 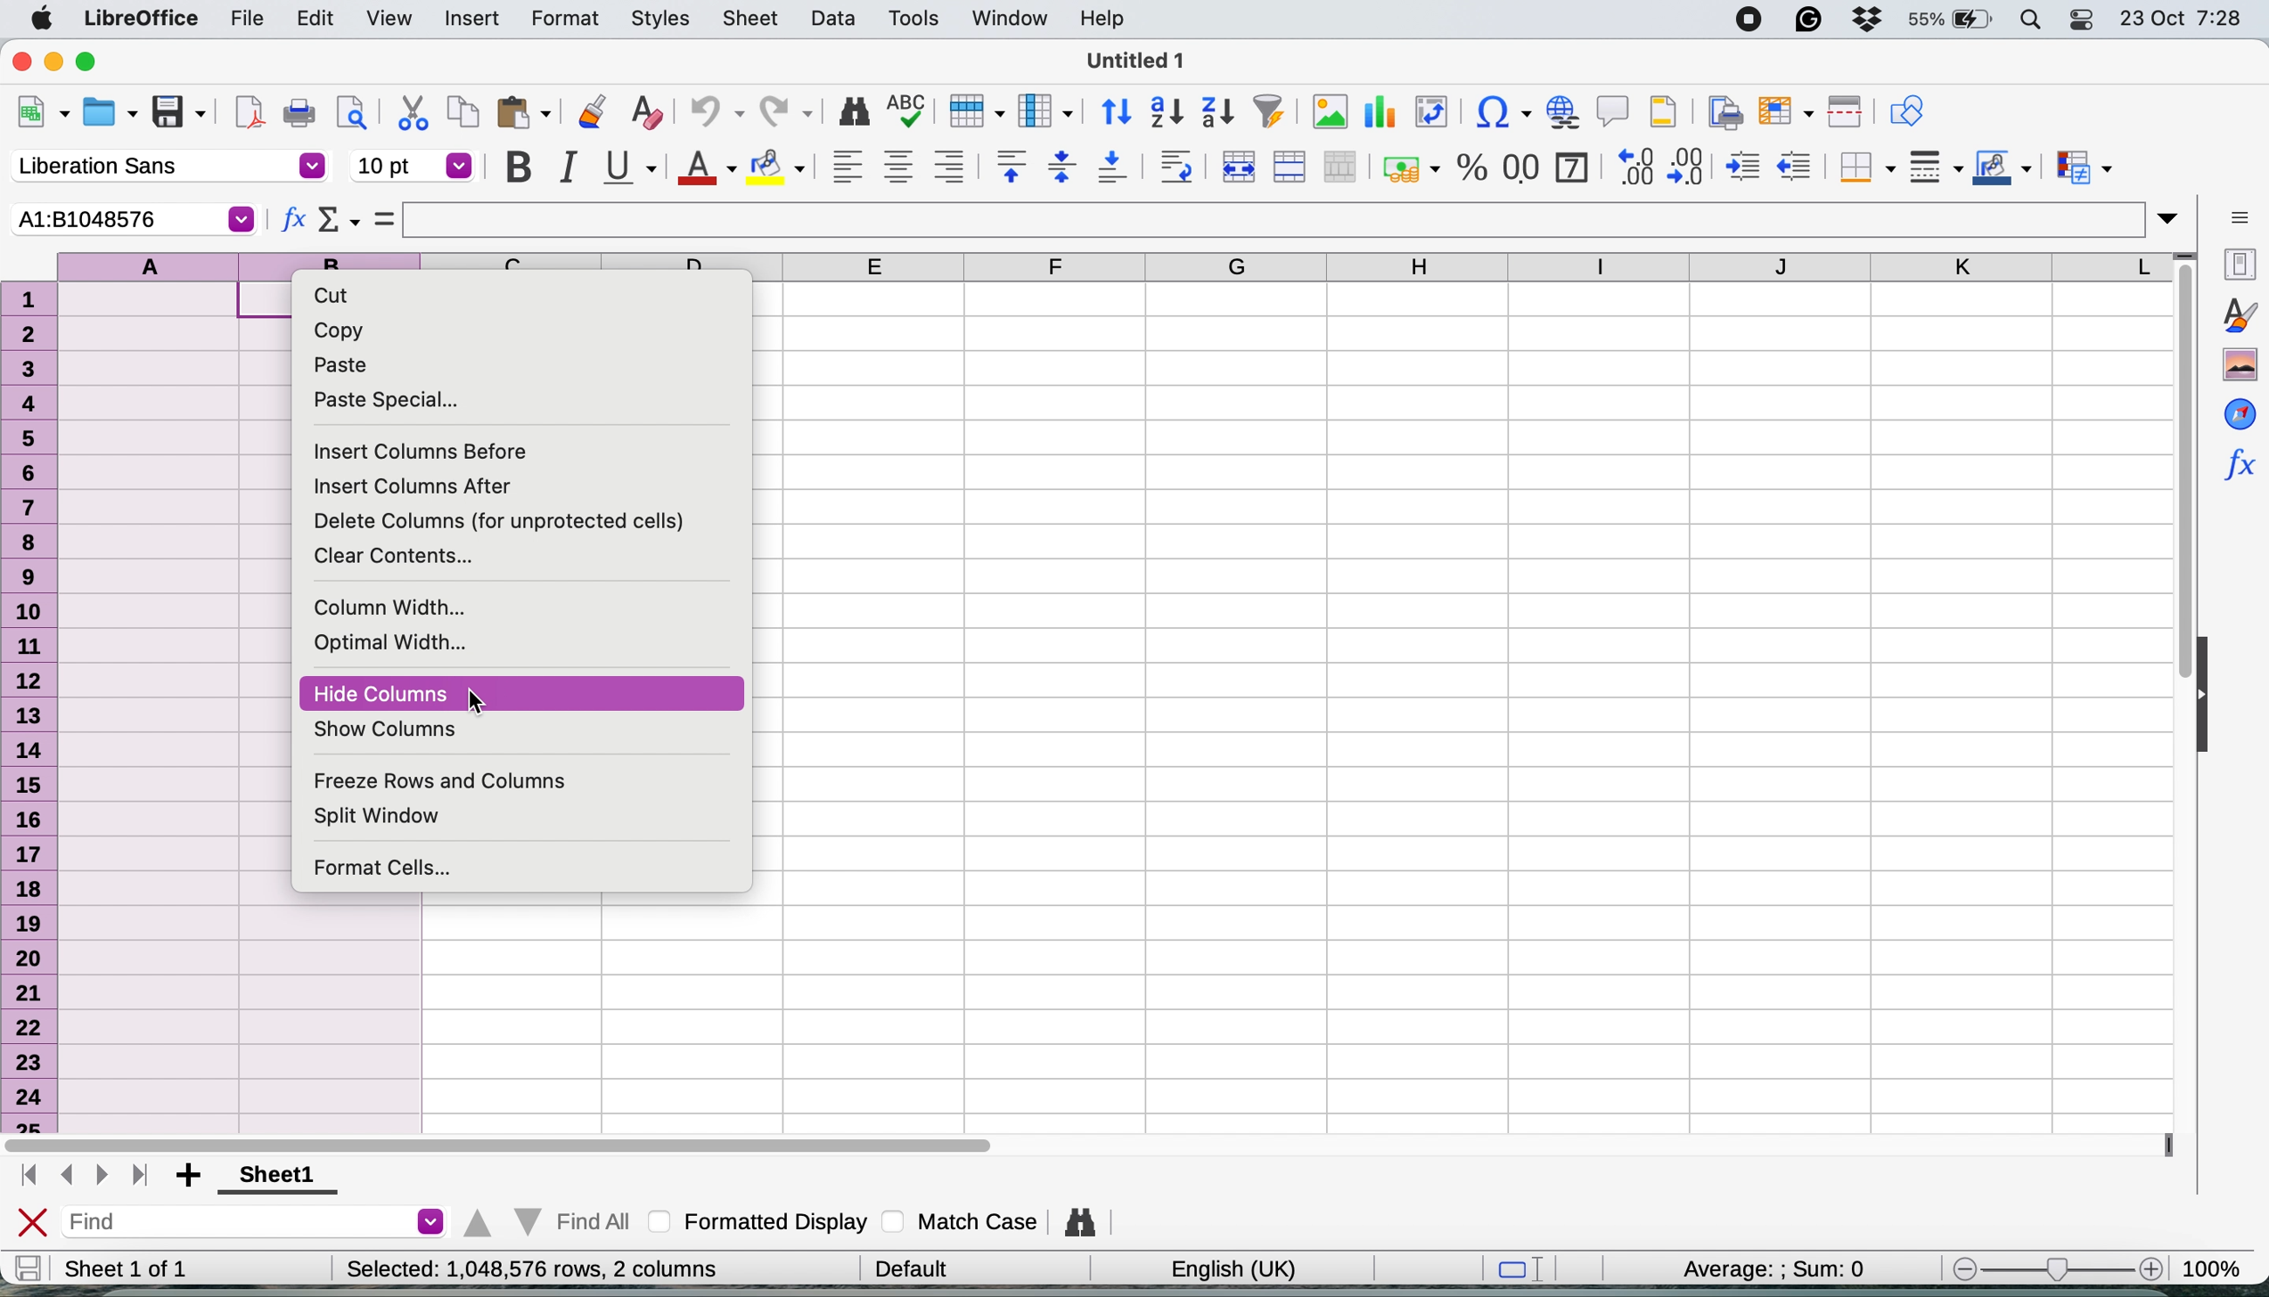 I want to click on export as pdf, so click(x=250, y=115).